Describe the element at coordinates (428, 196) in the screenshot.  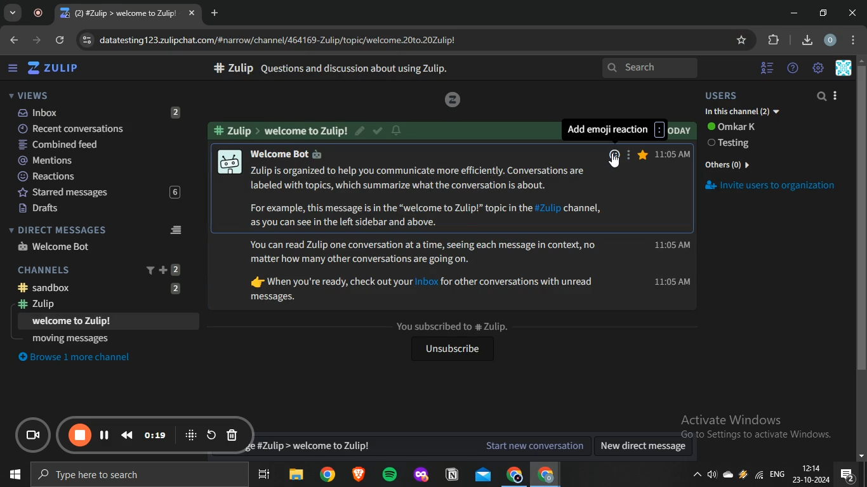
I see `zulip and channel descriptions ` at that location.